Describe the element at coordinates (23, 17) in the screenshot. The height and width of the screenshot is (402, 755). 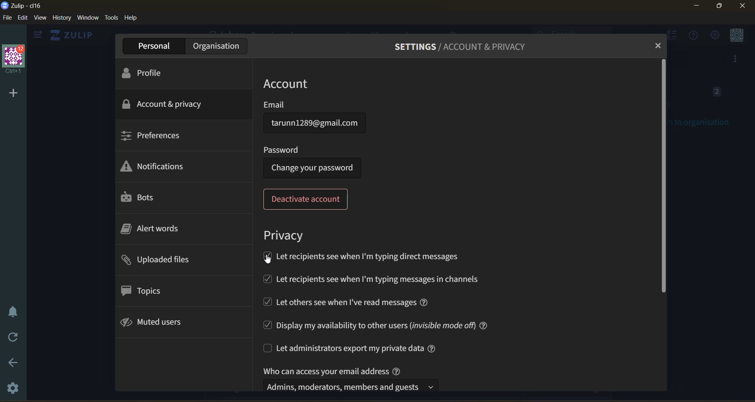
I see `edit` at that location.